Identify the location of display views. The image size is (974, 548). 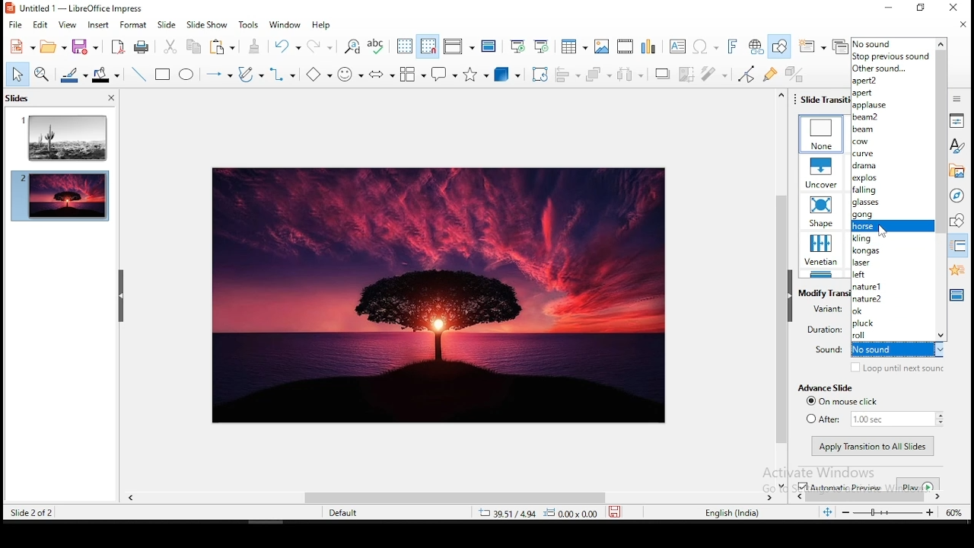
(458, 46).